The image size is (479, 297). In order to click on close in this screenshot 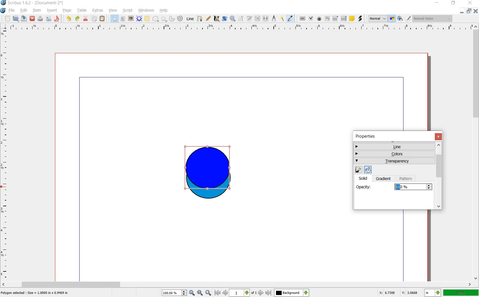, I will do `click(33, 19)`.